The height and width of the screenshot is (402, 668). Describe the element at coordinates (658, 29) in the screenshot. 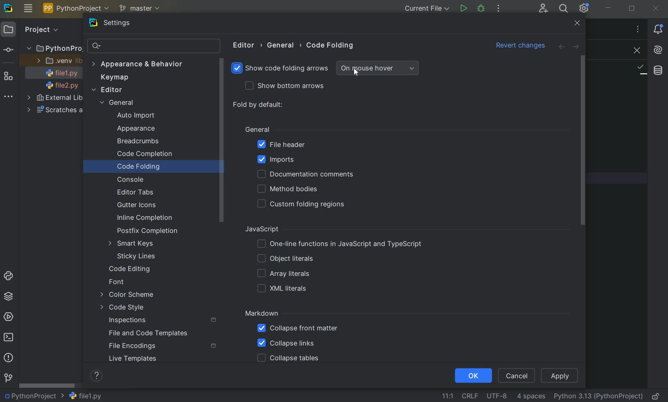

I see `NOTIFICATIONS` at that location.